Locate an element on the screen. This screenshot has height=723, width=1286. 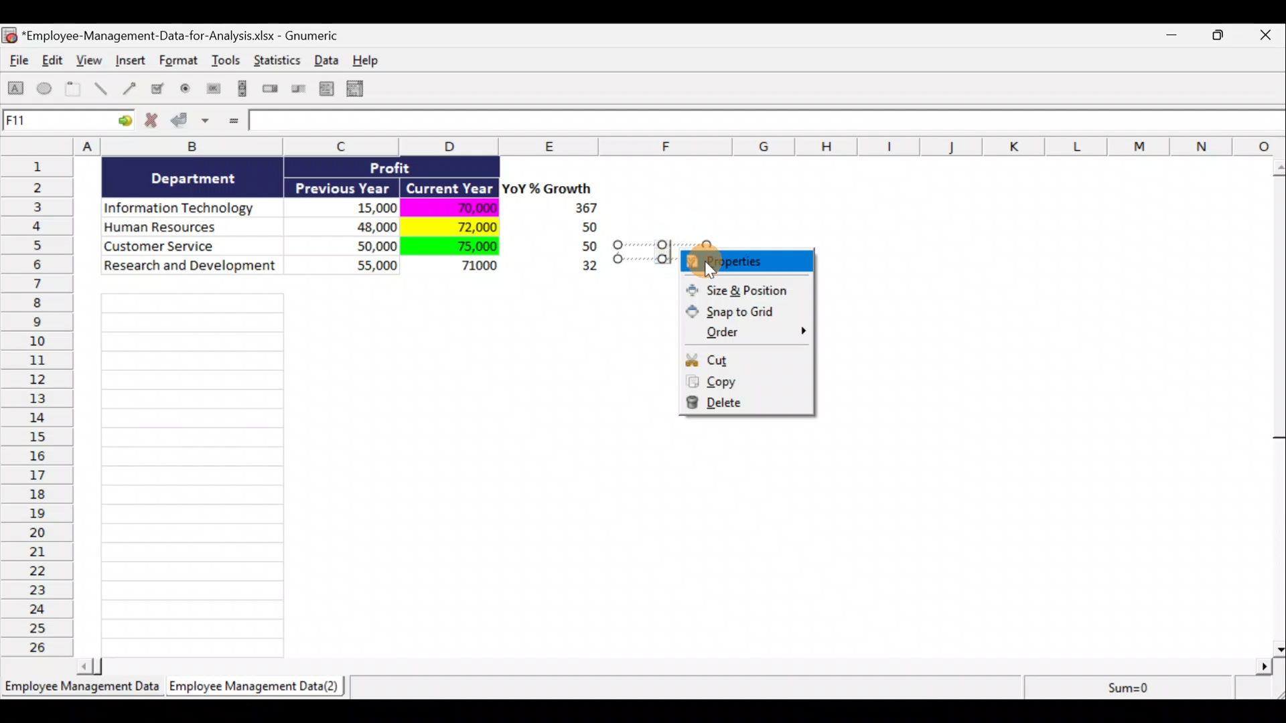
Properties is located at coordinates (748, 260).